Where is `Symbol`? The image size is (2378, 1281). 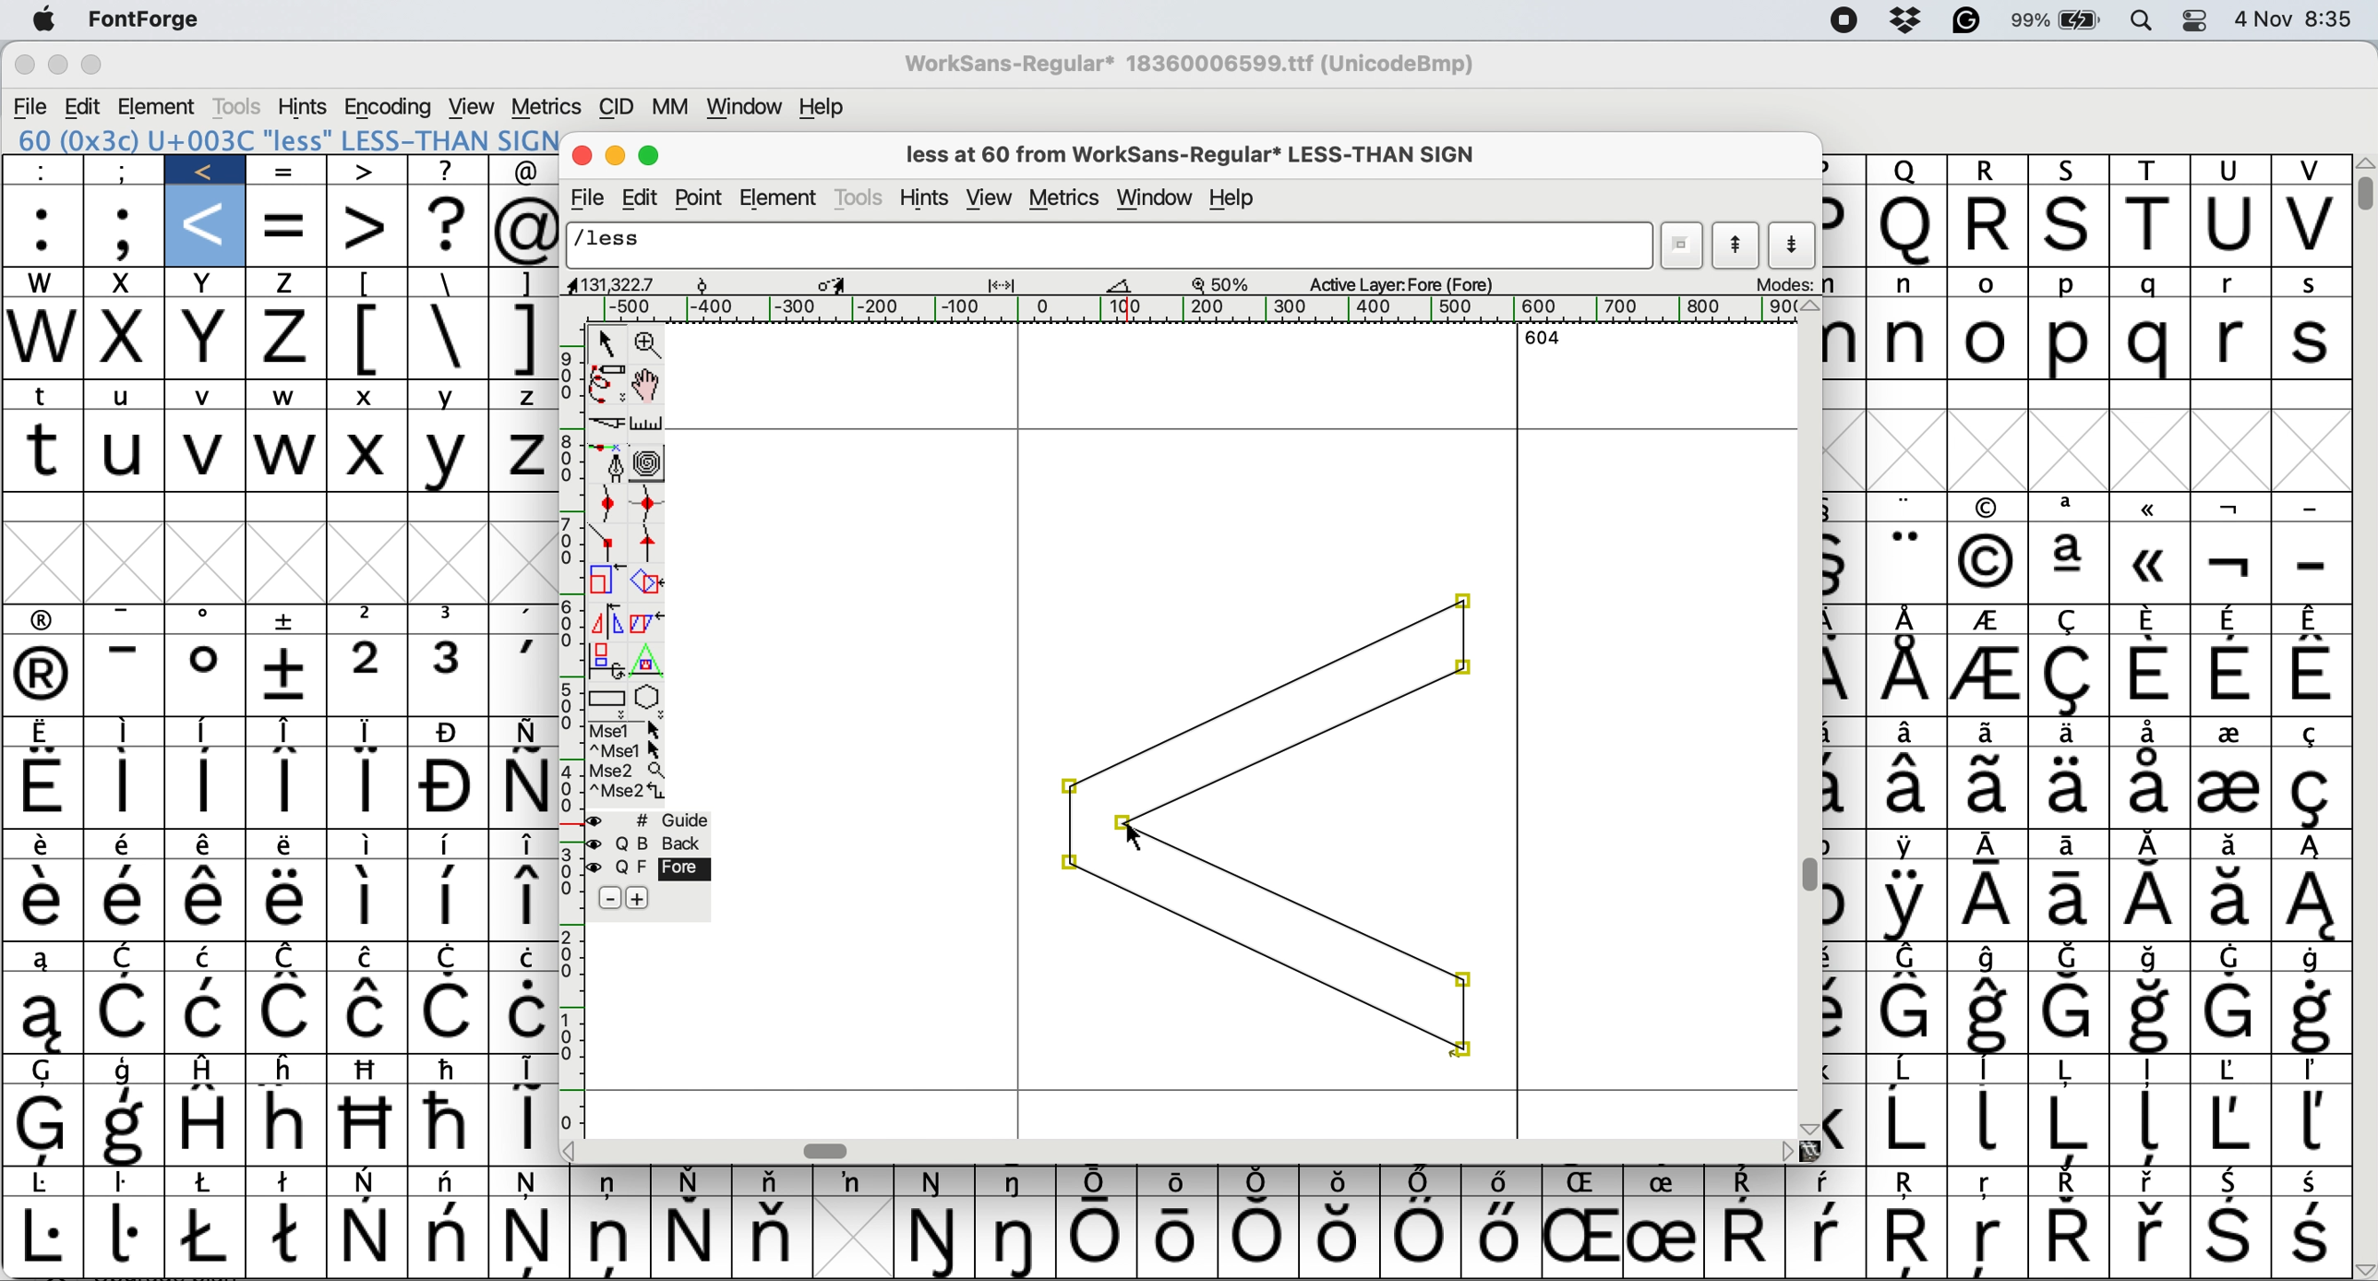 Symbol is located at coordinates (450, 1011).